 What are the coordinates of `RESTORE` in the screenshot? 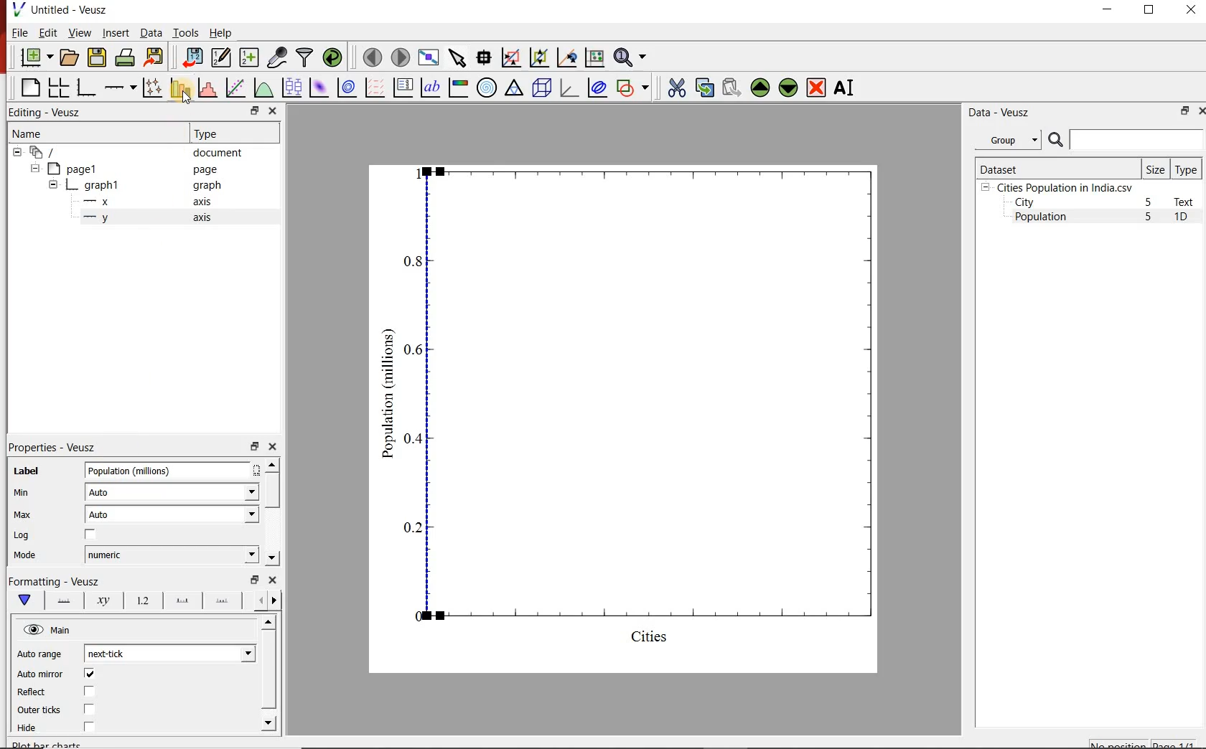 It's located at (1149, 10).